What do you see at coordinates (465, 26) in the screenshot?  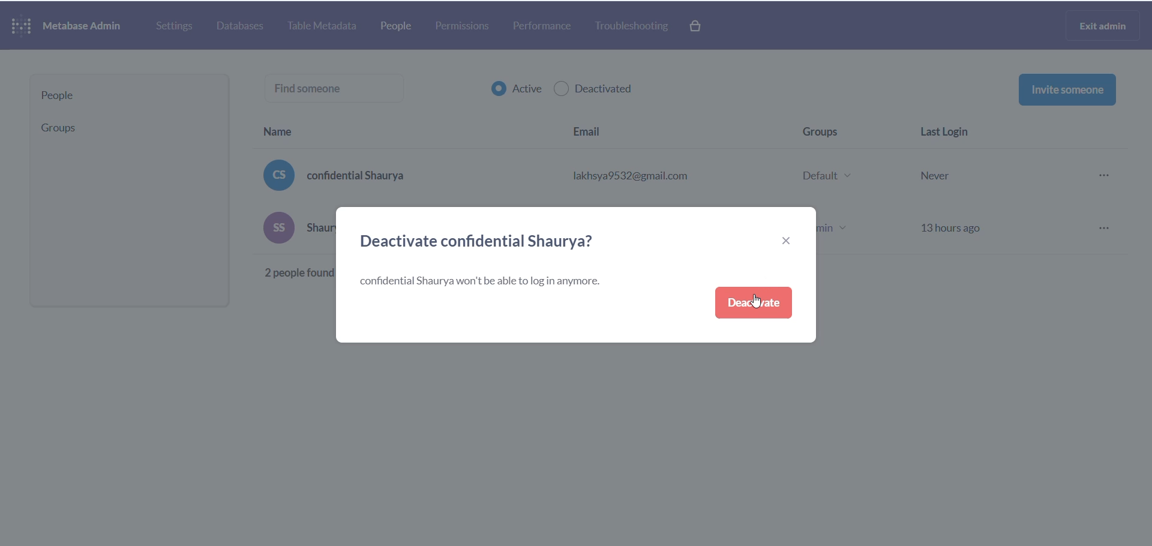 I see `permissions` at bounding box center [465, 26].